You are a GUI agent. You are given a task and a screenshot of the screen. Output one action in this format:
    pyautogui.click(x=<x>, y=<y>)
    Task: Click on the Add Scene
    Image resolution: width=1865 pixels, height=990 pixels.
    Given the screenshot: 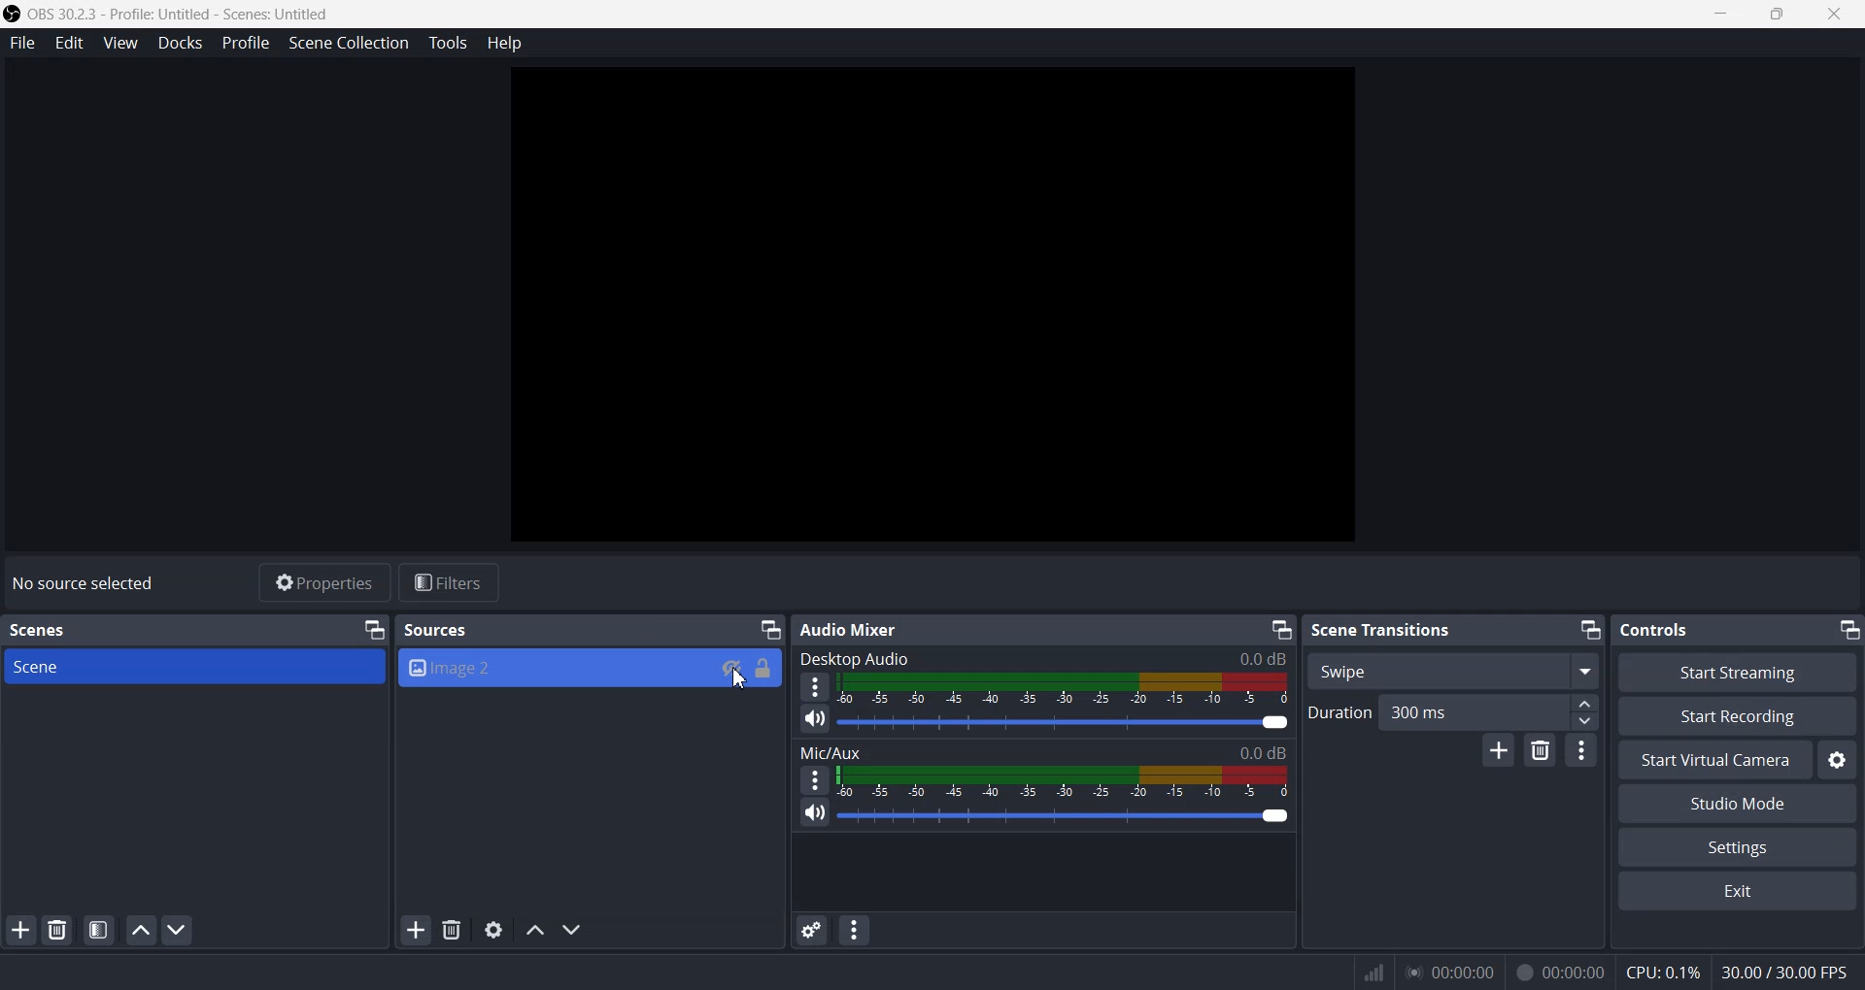 What is the action you would take?
    pyautogui.click(x=18, y=932)
    